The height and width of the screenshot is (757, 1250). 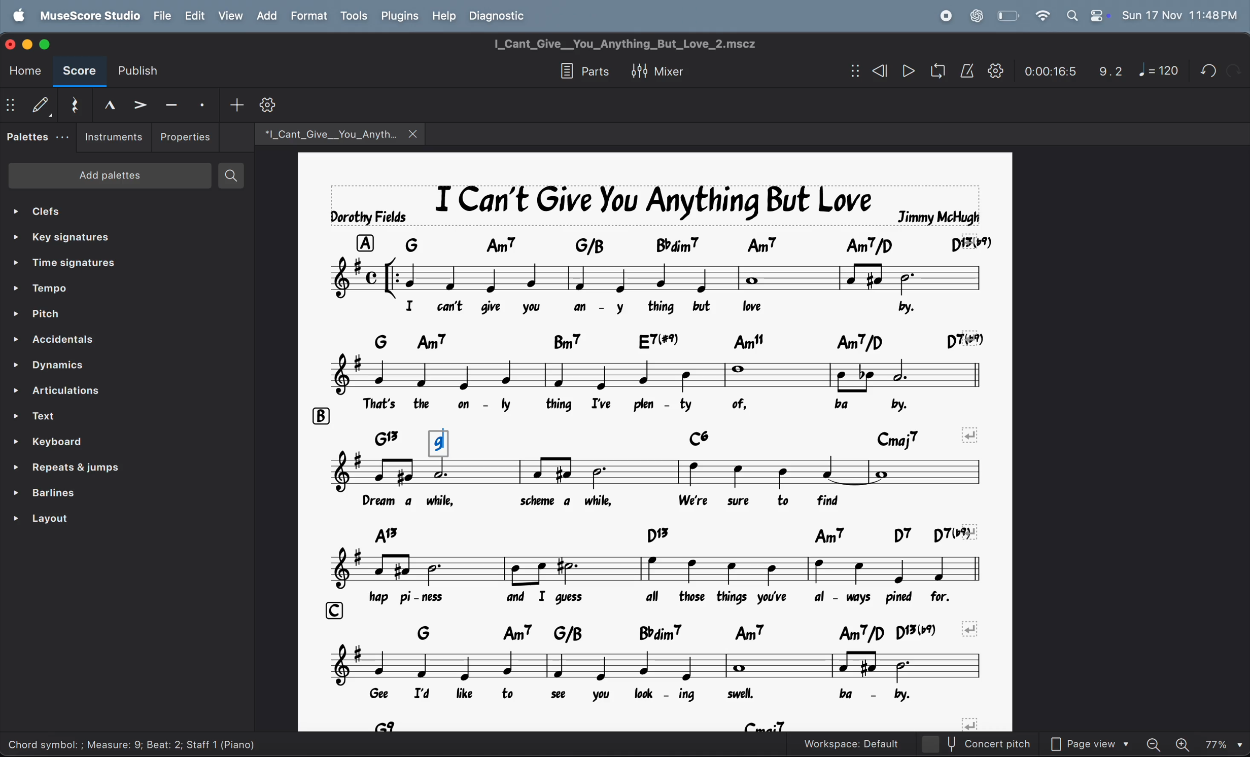 I want to click on g chord , so click(x=440, y=443).